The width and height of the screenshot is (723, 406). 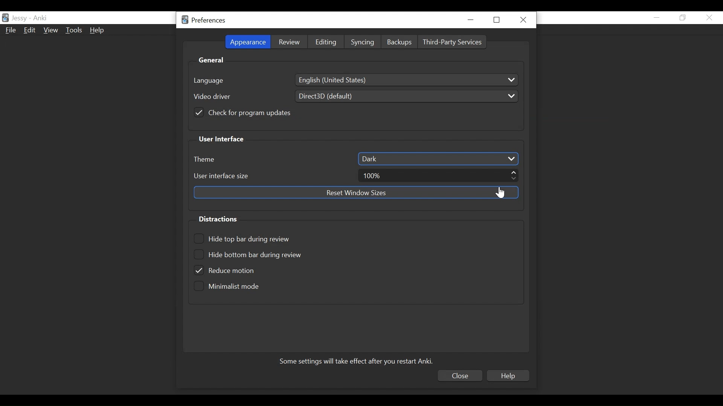 I want to click on minimize, so click(x=471, y=19).